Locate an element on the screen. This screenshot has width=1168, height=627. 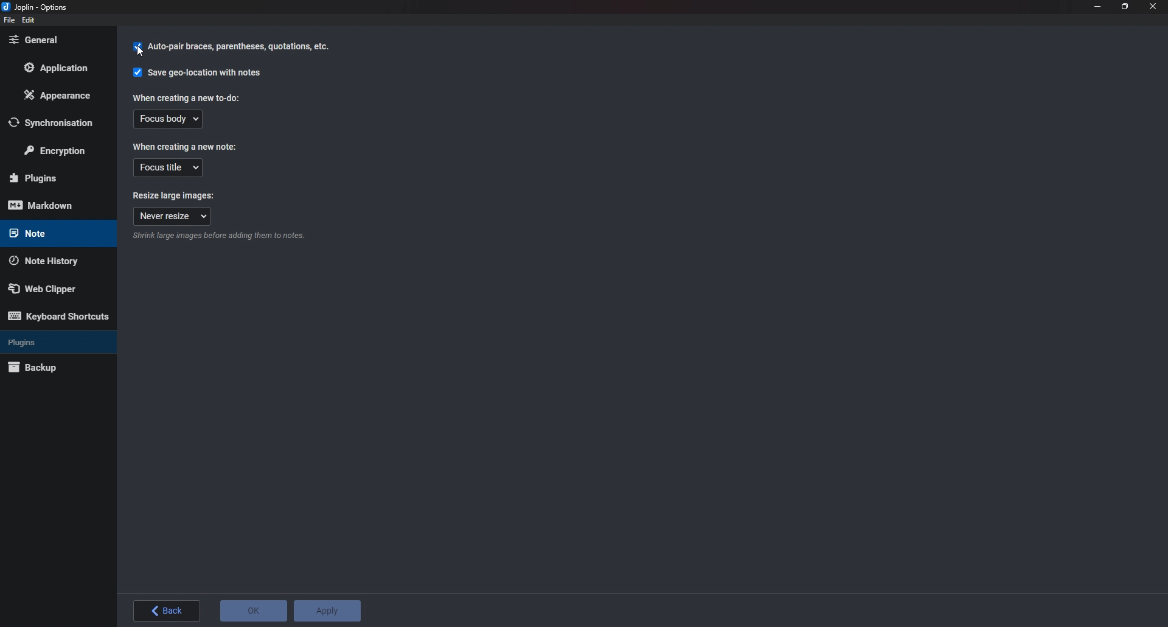
Plugins is located at coordinates (55, 343).